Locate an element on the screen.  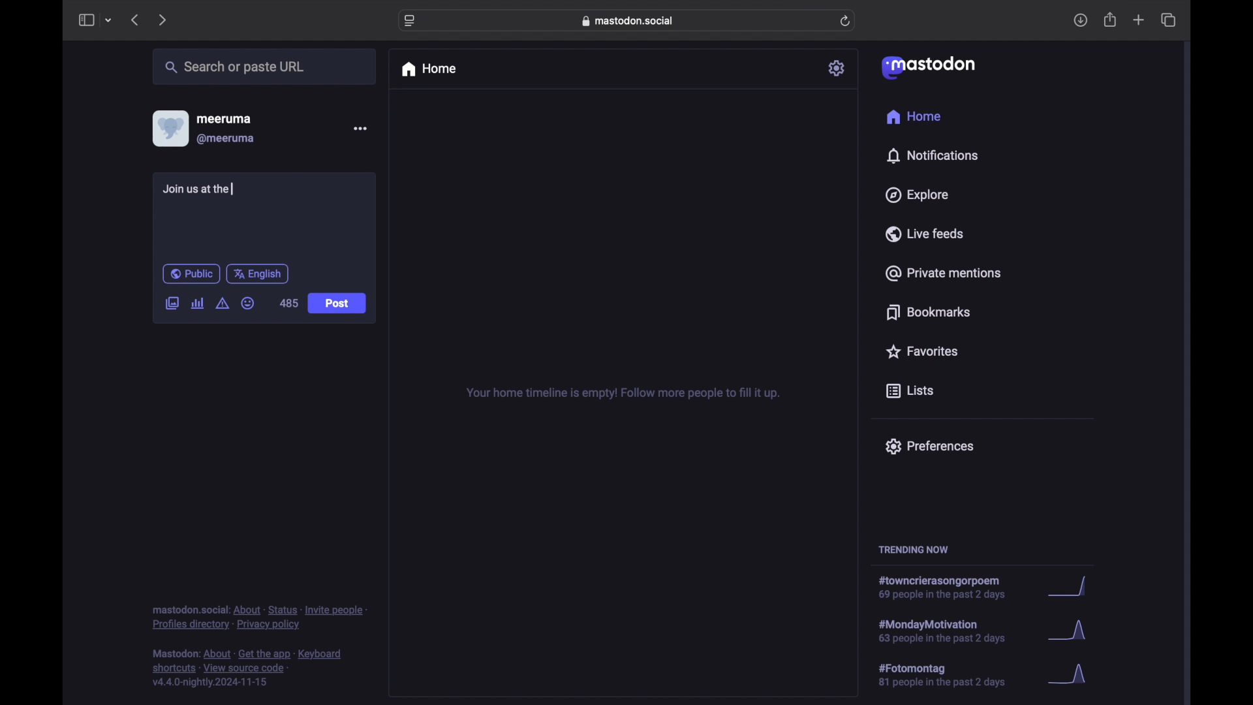
favorites is located at coordinates (921, 351).